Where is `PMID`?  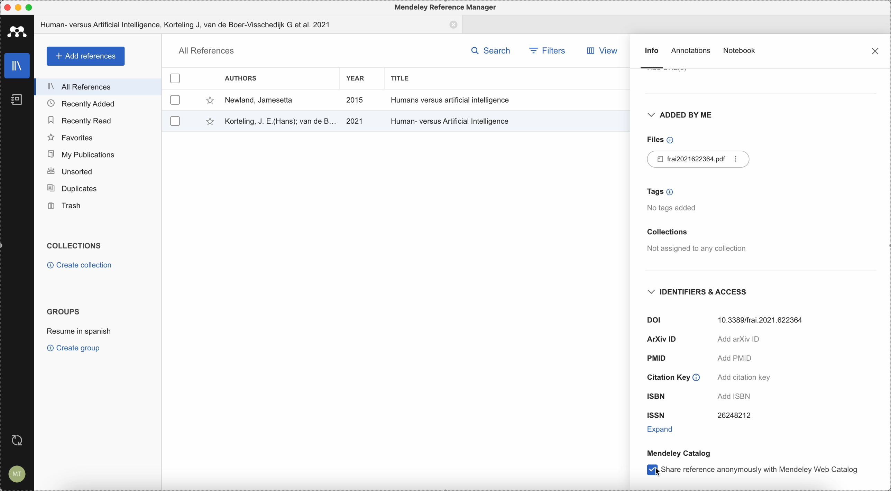
PMID is located at coordinates (699, 359).